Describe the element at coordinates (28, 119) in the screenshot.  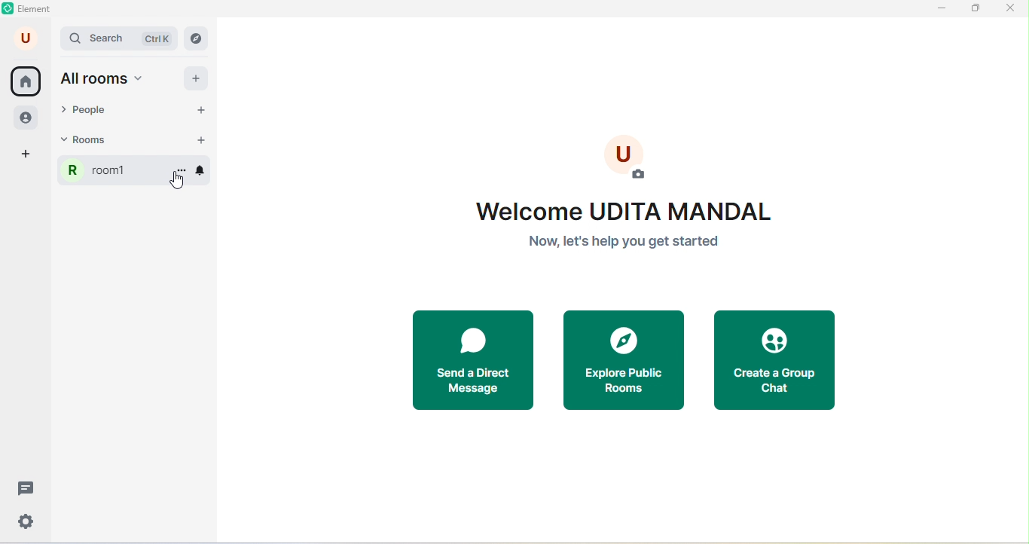
I see `people` at that location.